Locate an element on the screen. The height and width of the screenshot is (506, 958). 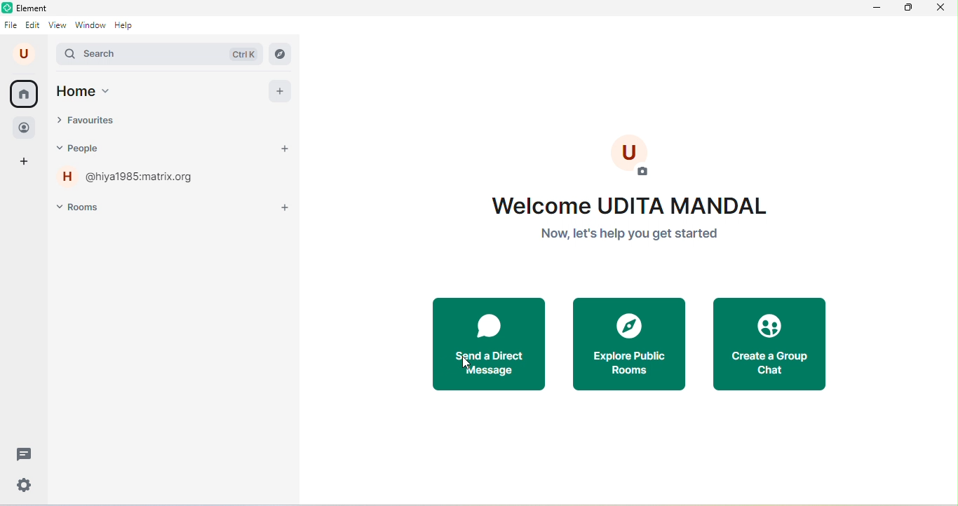
close is located at coordinates (940, 9).